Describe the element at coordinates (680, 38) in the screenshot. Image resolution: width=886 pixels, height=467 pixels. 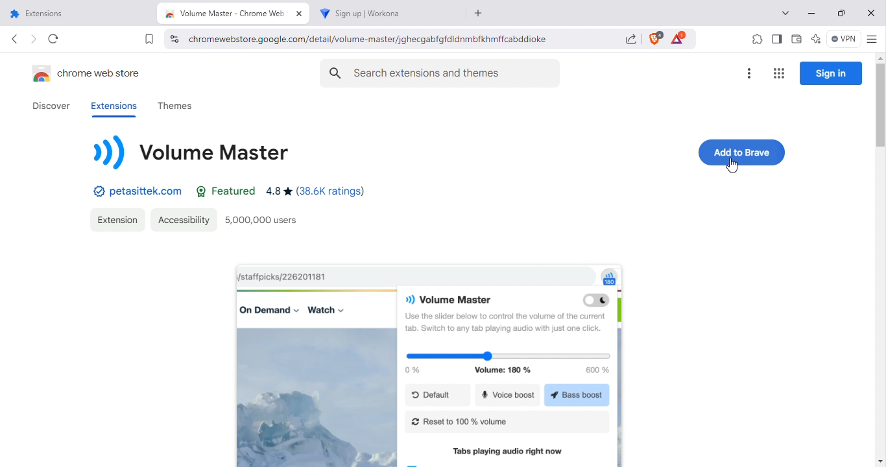
I see `Tokens` at that location.